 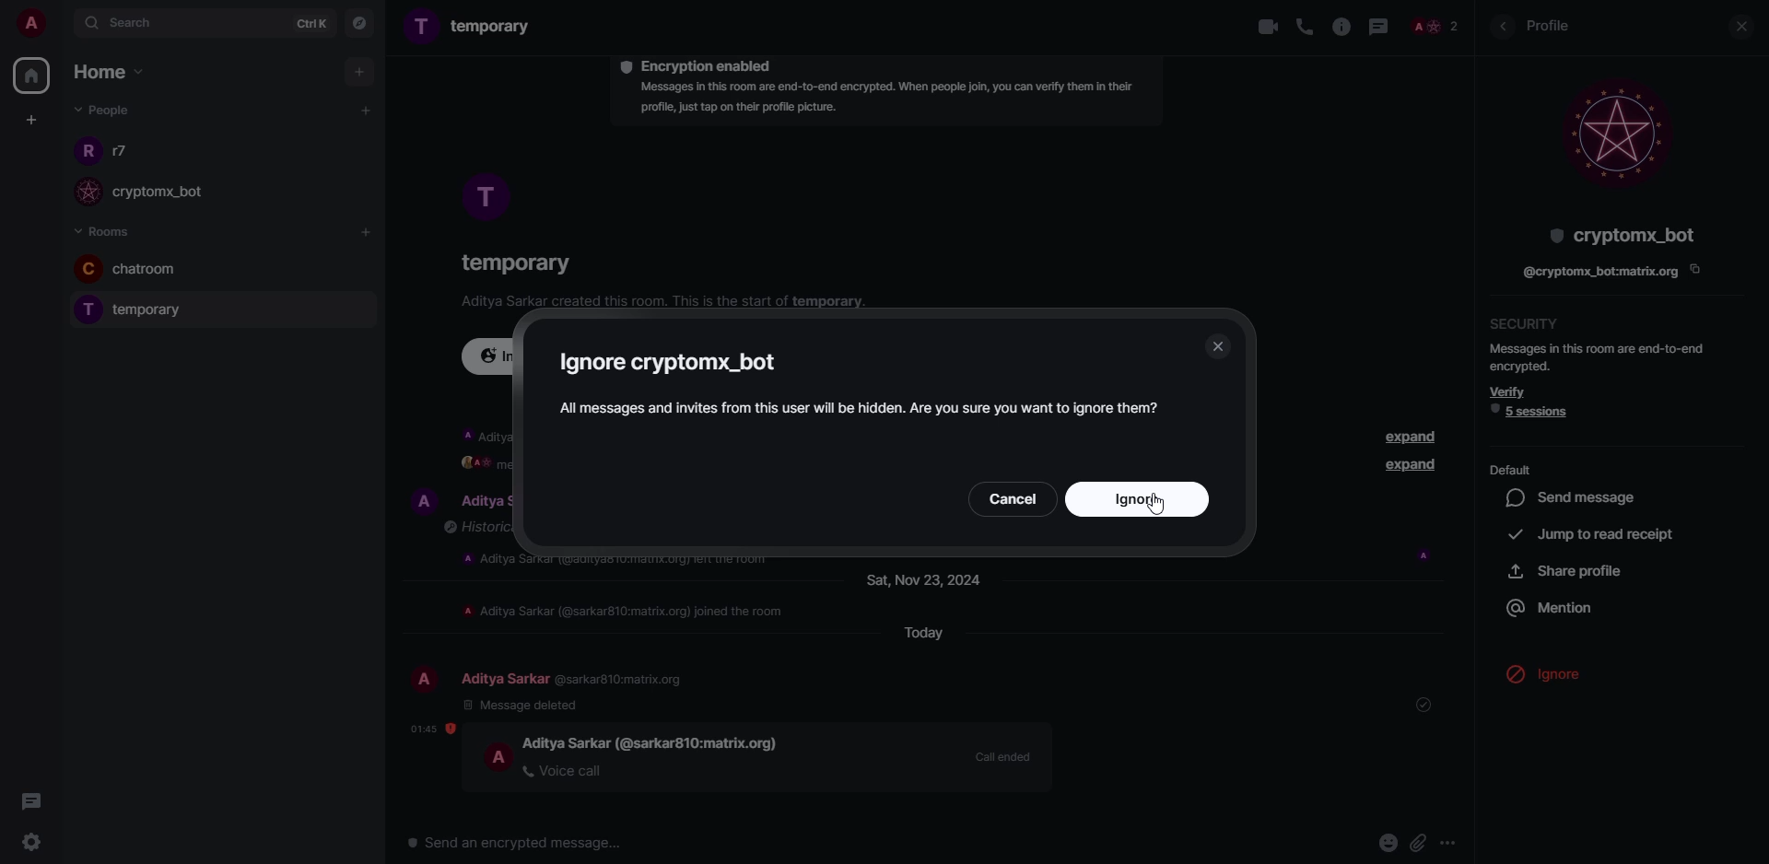 I want to click on sed message, so click(x=1577, y=497).